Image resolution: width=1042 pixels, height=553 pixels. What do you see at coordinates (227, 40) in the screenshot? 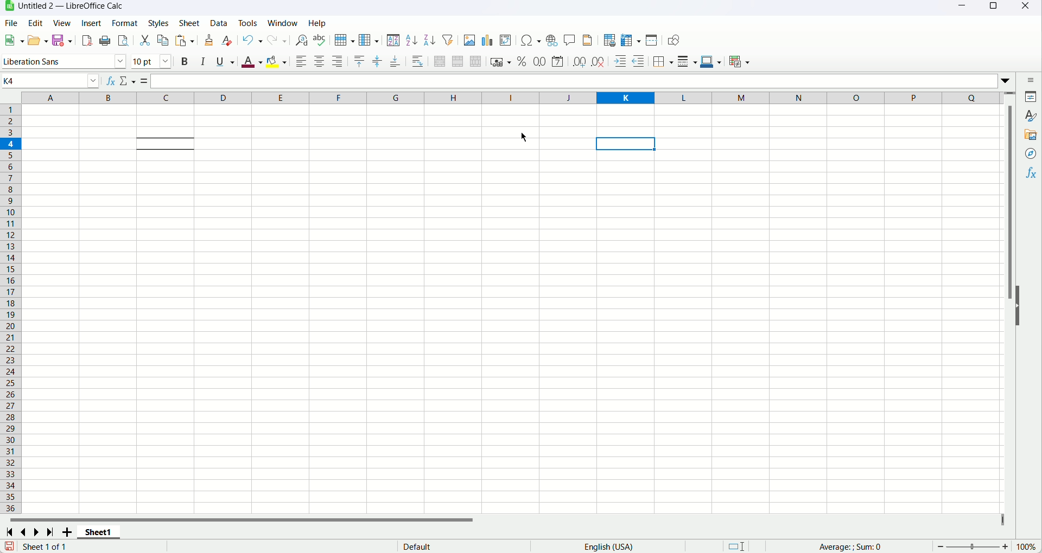
I see `Clear formatting` at bounding box center [227, 40].